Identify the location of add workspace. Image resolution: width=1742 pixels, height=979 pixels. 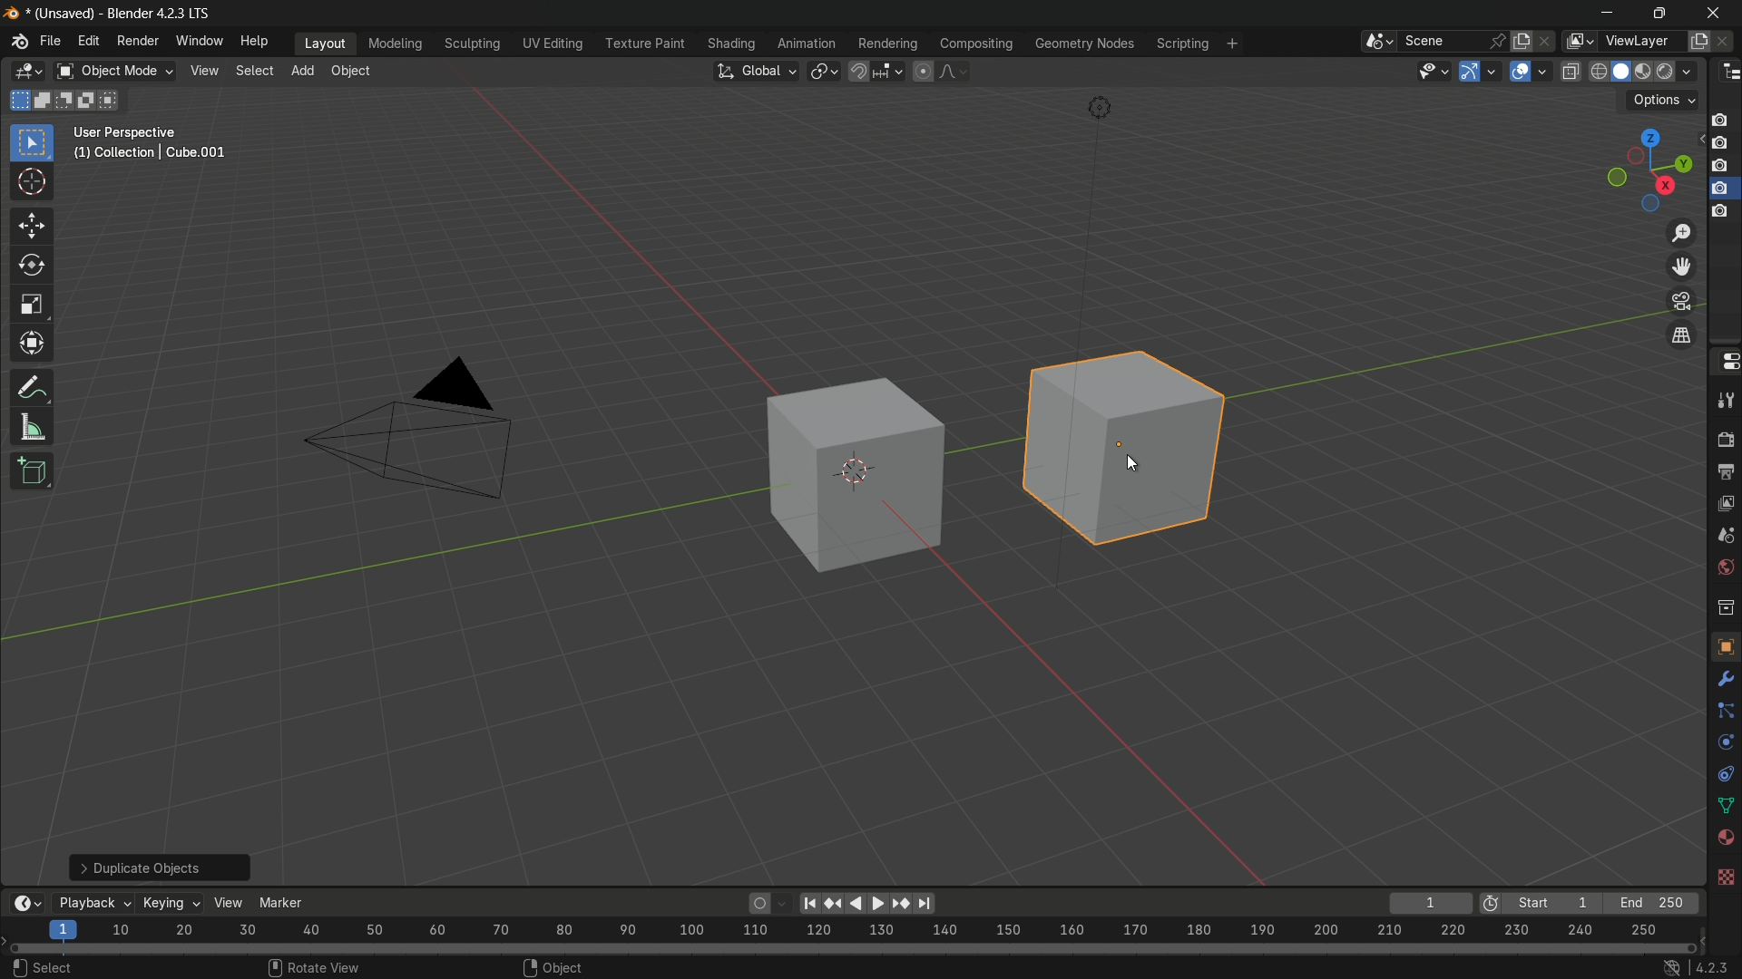
(1229, 43).